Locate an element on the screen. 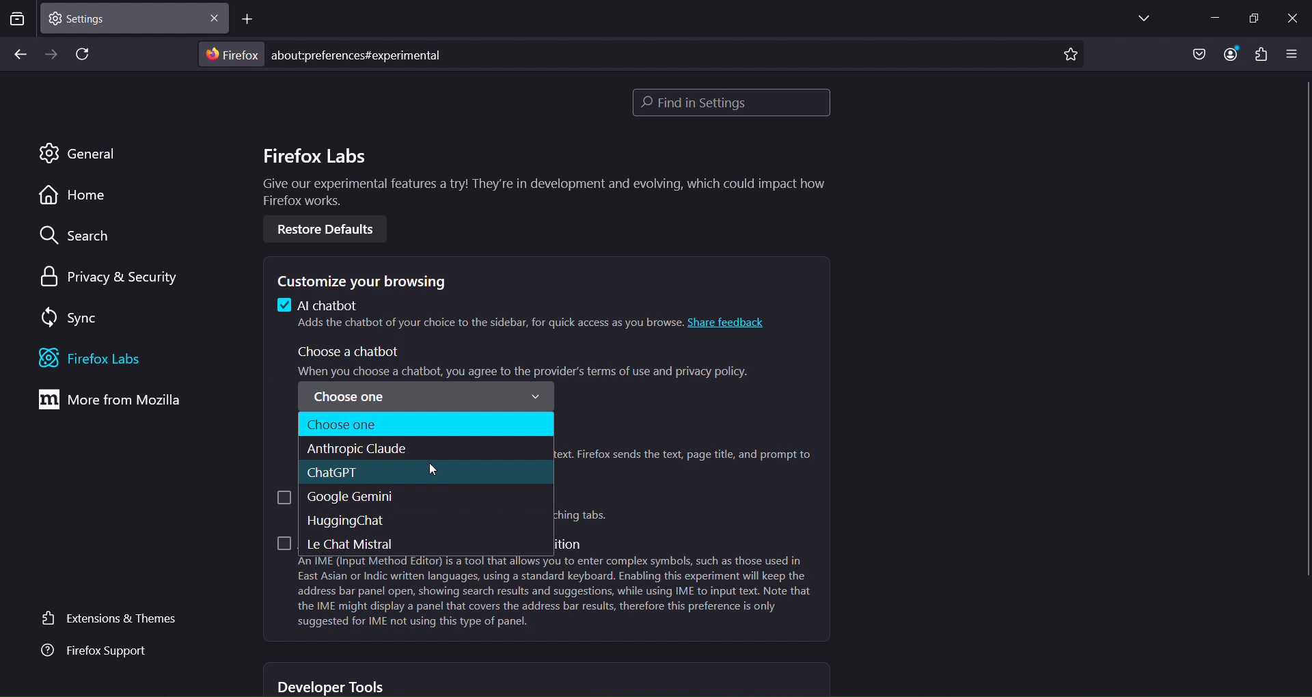 The width and height of the screenshot is (1312, 697). search tabs is located at coordinates (18, 20).